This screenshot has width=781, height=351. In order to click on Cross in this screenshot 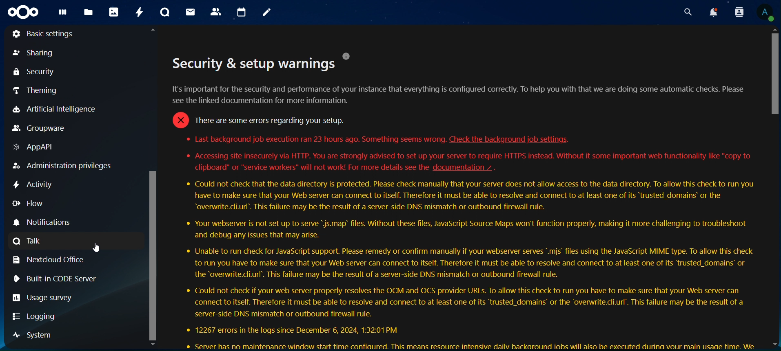, I will do `click(179, 120)`.